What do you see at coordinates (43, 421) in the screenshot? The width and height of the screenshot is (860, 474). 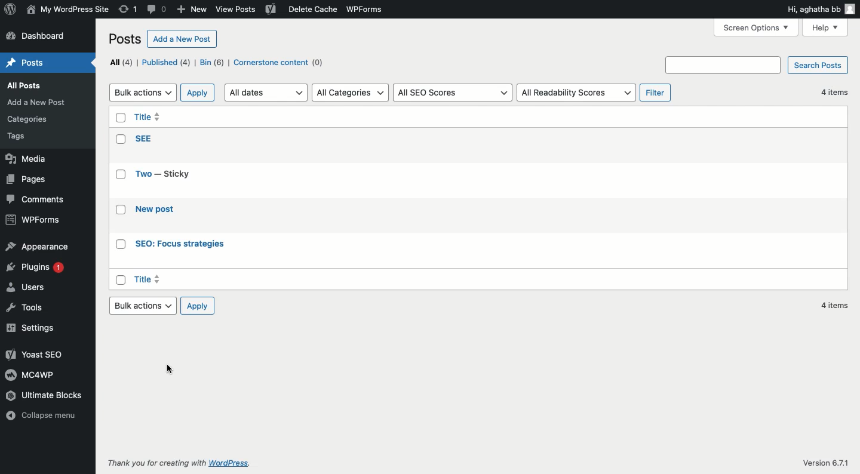 I see `Collapse menu` at bounding box center [43, 421].